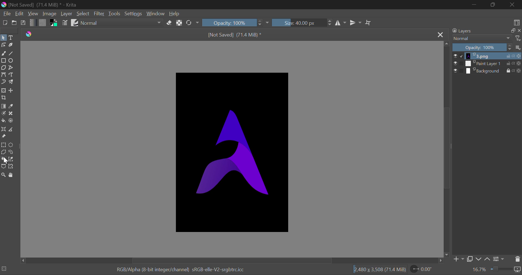  What do you see at coordinates (12, 83) in the screenshot?
I see `Multibrush Tool` at bounding box center [12, 83].